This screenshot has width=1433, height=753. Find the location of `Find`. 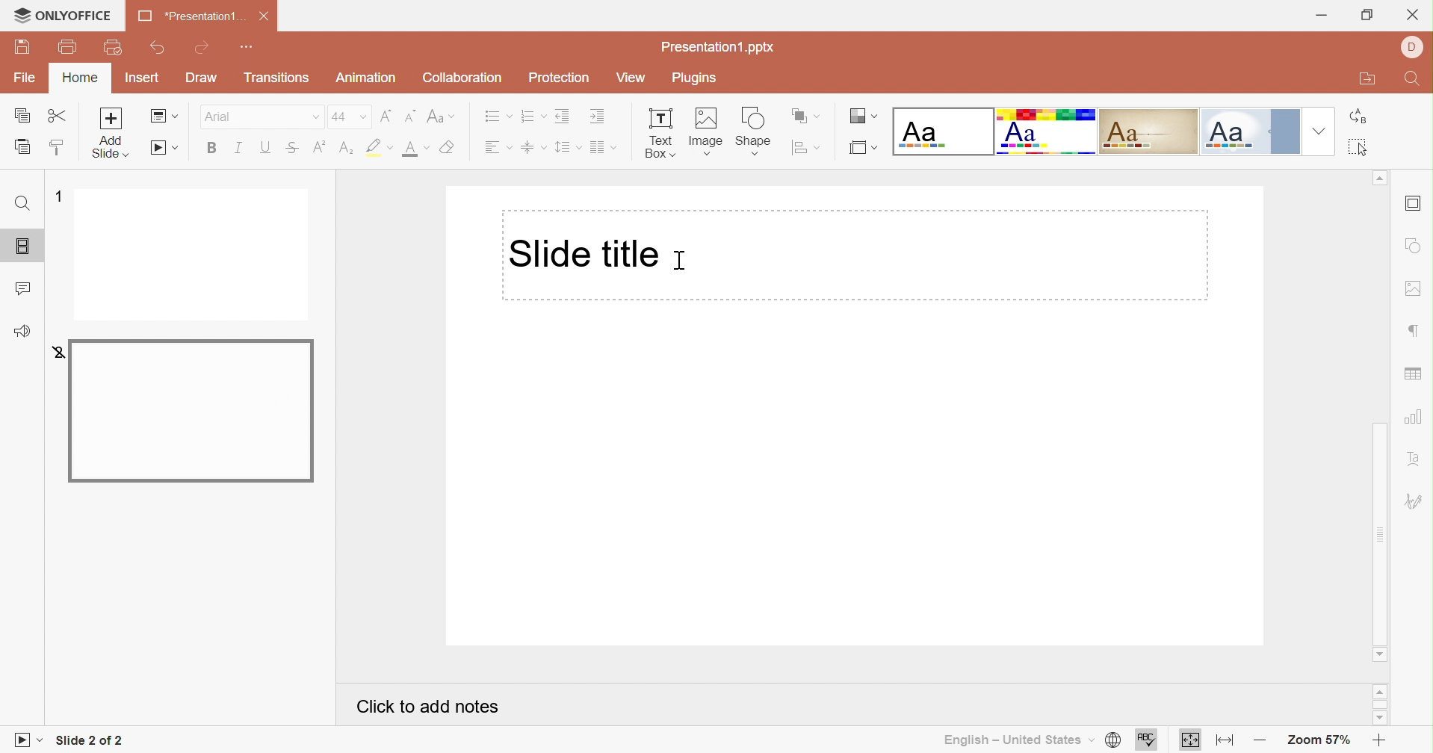

Find is located at coordinates (23, 202).